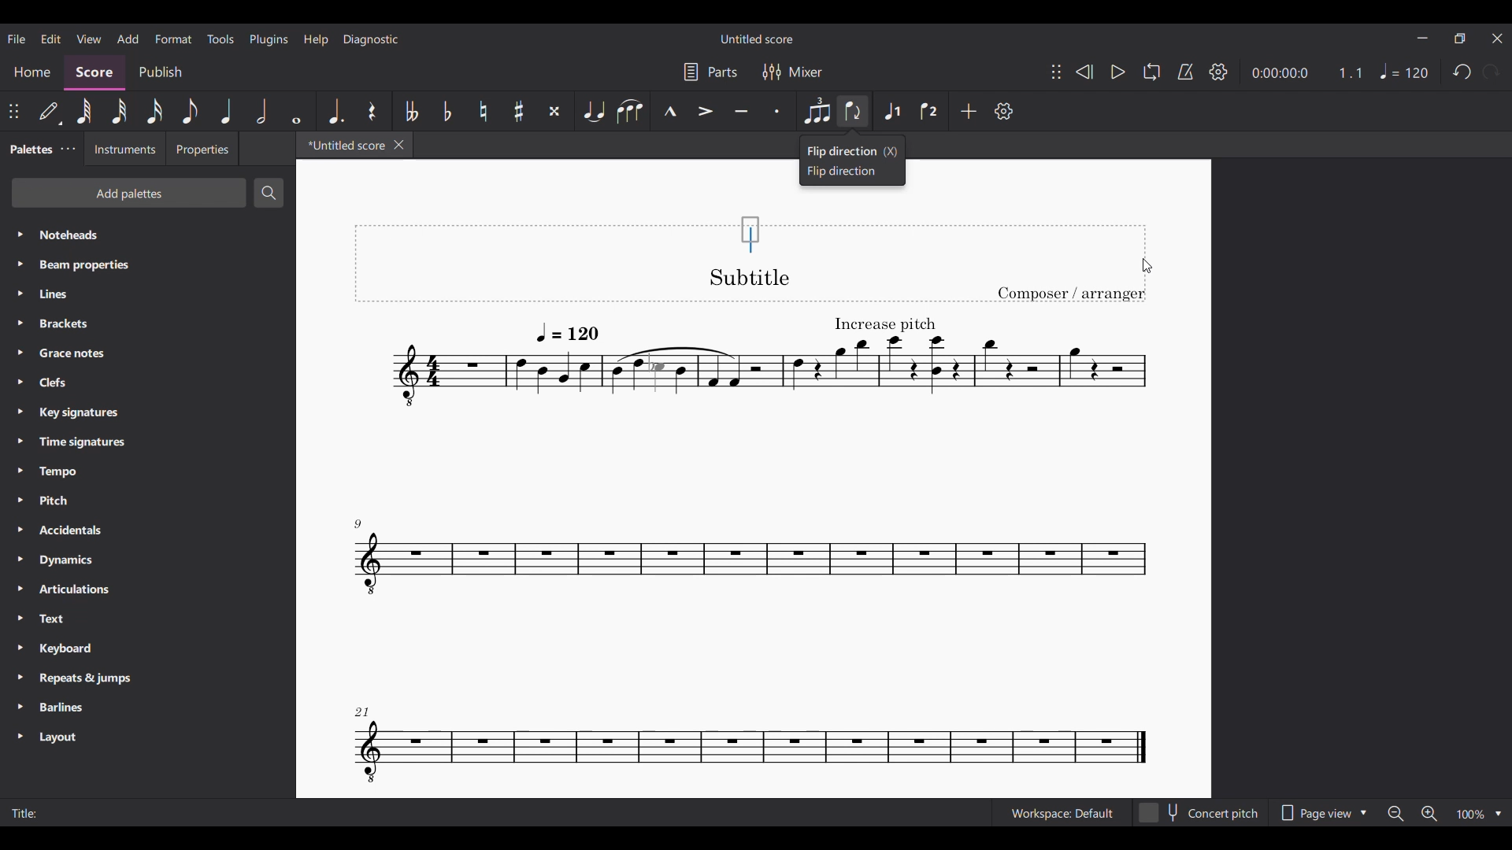  What do you see at coordinates (780, 111) in the screenshot?
I see `Staccato` at bounding box center [780, 111].